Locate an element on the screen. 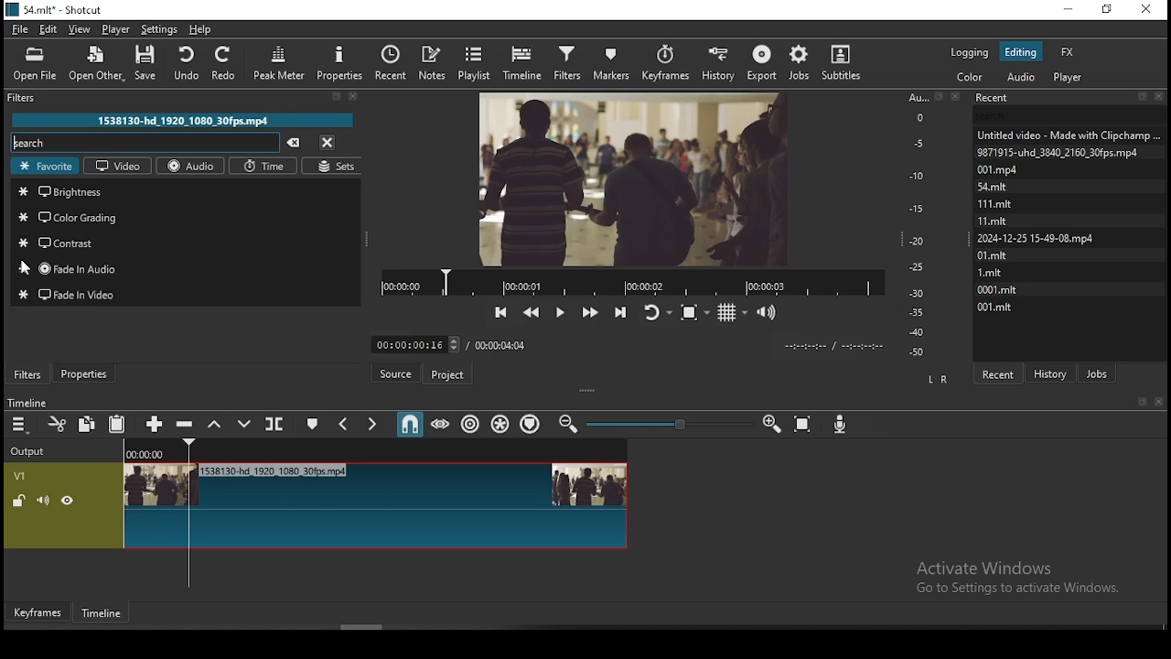  recent is located at coordinates (997, 373).